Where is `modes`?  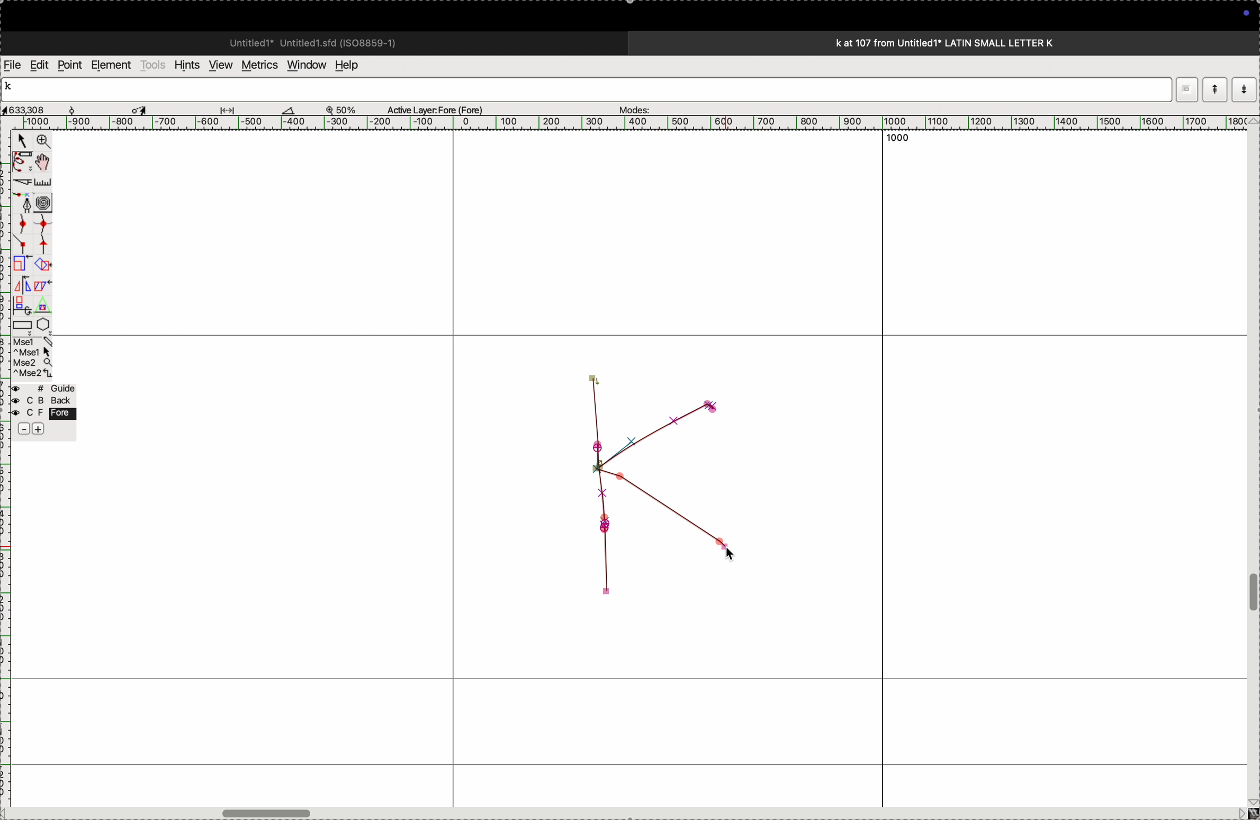 modes is located at coordinates (631, 107).